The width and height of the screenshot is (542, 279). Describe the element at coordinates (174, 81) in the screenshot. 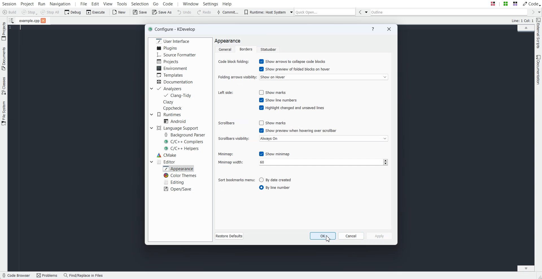

I see `Documentation` at that location.